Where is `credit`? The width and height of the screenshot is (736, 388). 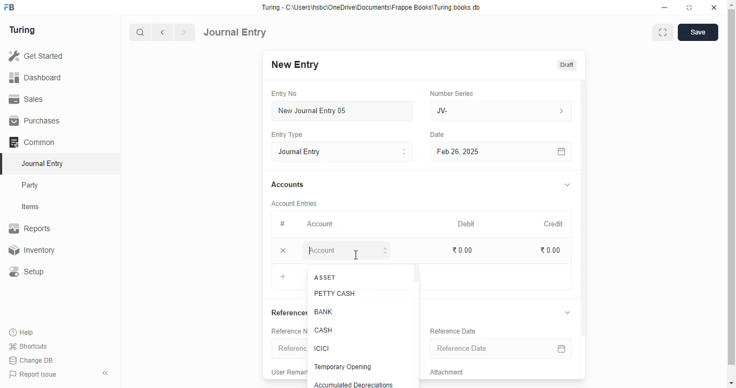
credit is located at coordinates (552, 224).